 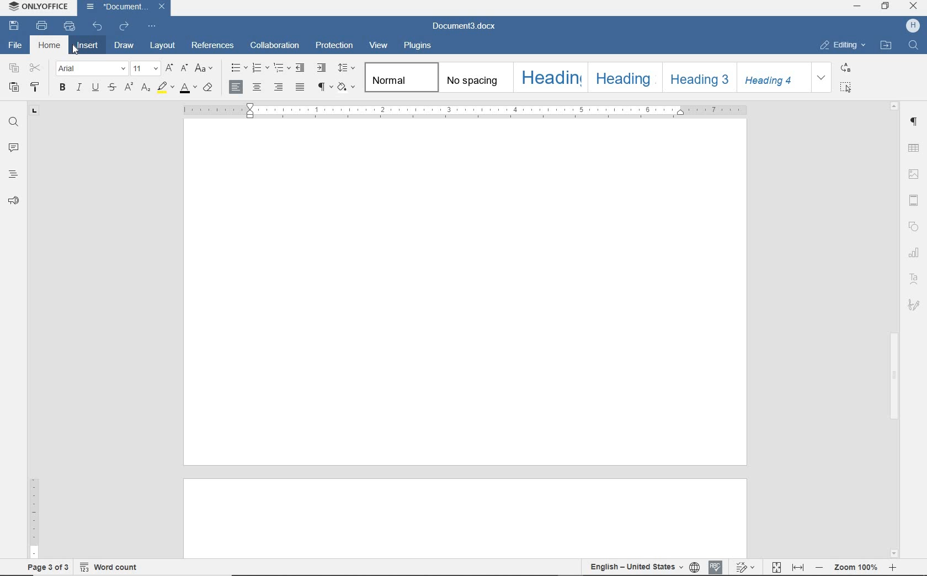 I want to click on HEADING 1, so click(x=548, y=78).